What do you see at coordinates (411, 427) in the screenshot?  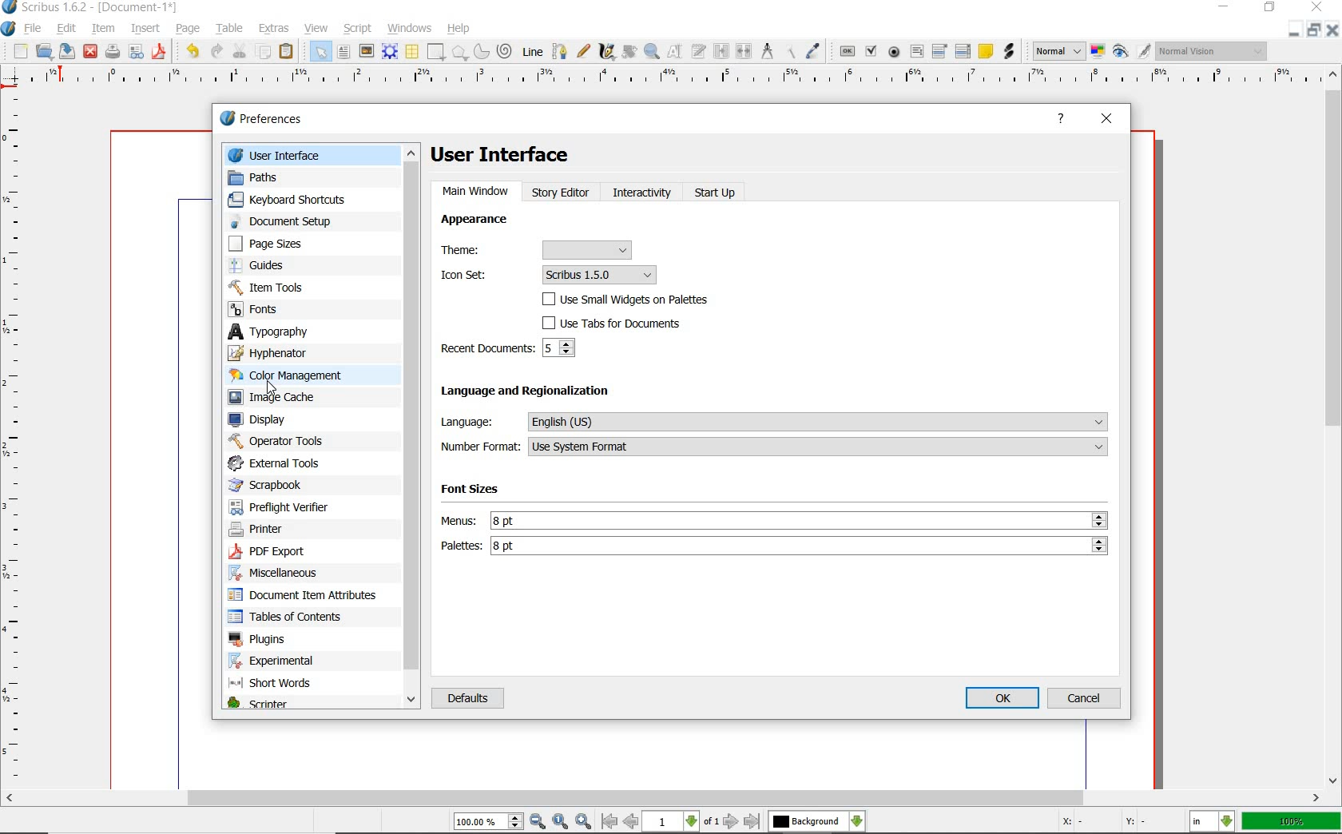 I see `scrollbar` at bounding box center [411, 427].